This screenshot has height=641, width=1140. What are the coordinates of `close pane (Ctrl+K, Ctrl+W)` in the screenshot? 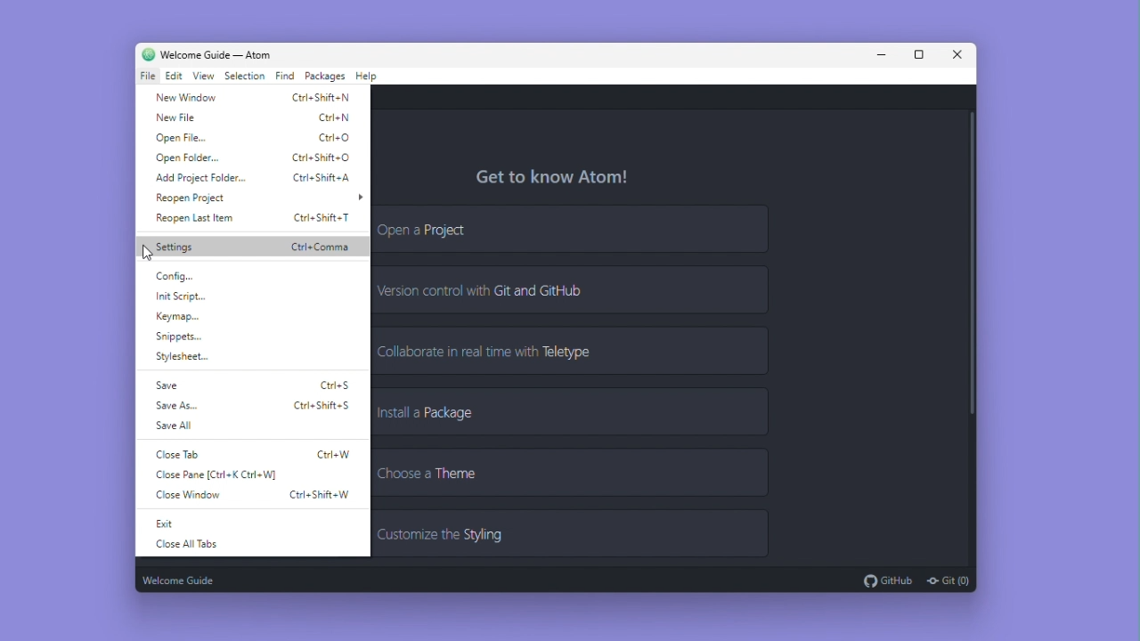 It's located at (221, 475).